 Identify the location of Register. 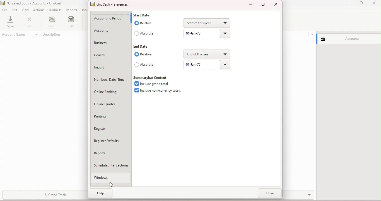
(112, 128).